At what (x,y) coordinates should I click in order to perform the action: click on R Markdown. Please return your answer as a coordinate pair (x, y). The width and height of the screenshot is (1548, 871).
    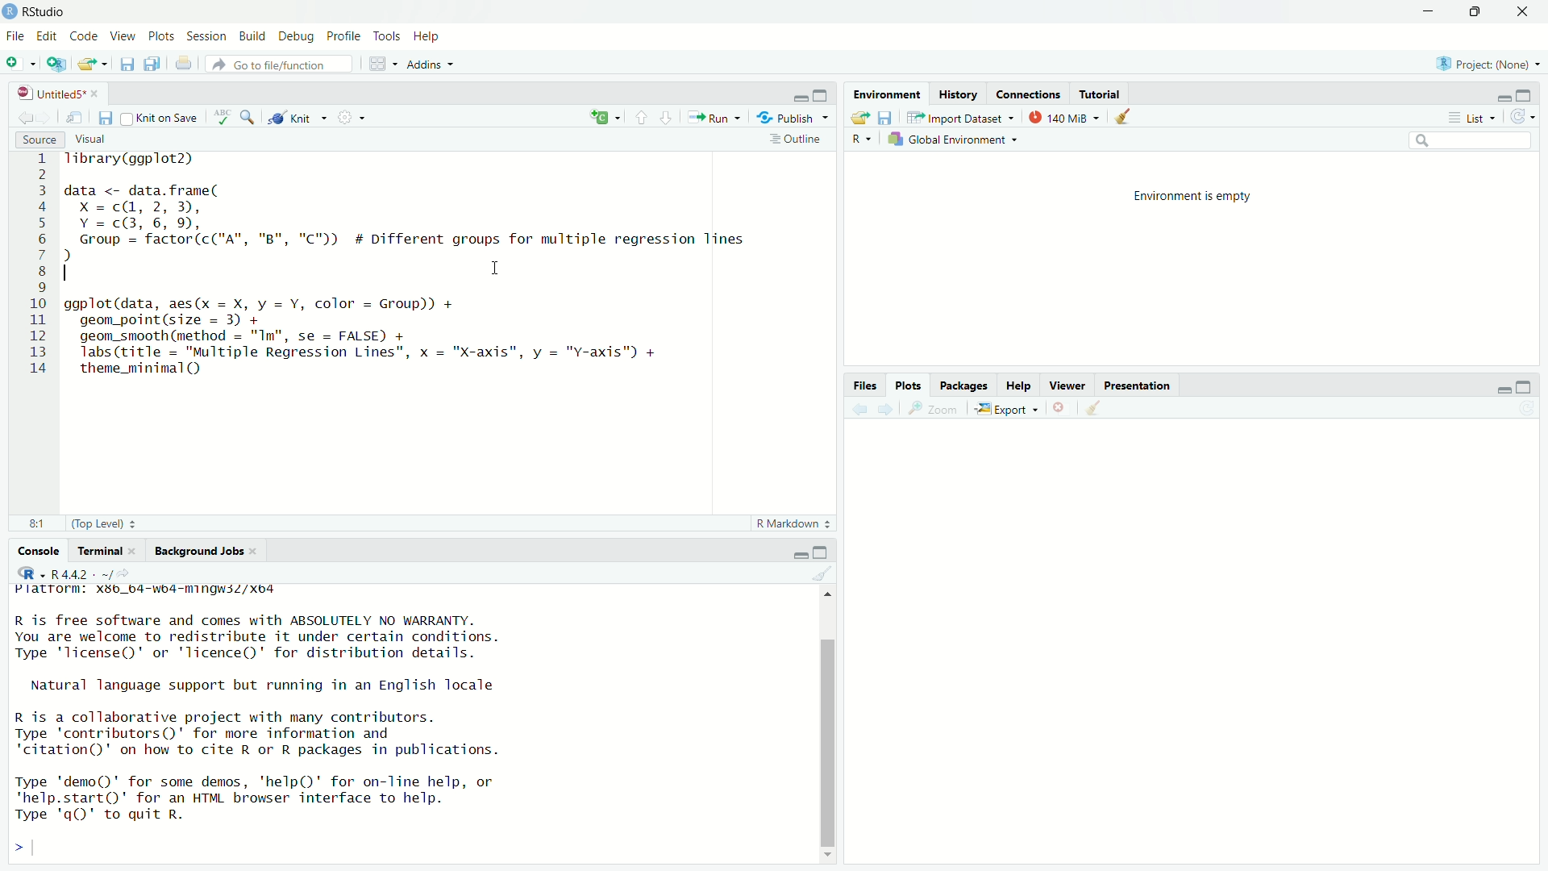
    Looking at the image, I should click on (791, 524).